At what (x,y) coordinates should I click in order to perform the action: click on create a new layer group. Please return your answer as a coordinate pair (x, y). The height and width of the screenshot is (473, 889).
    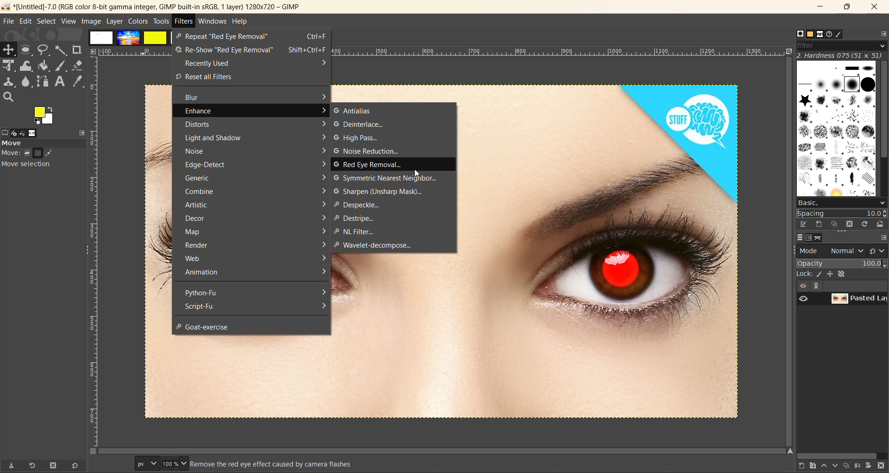
    Looking at the image, I should click on (809, 467).